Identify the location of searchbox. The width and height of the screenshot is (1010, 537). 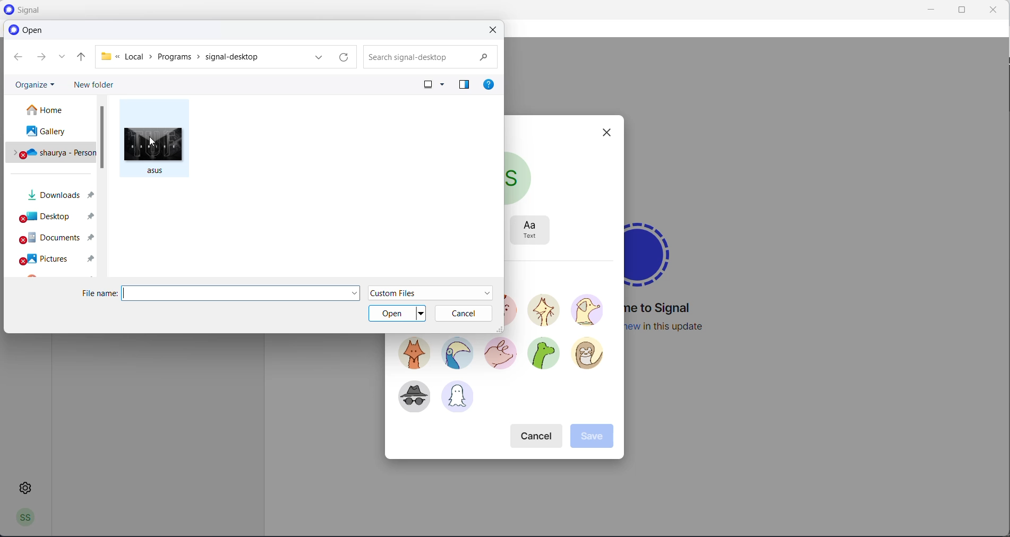
(430, 59).